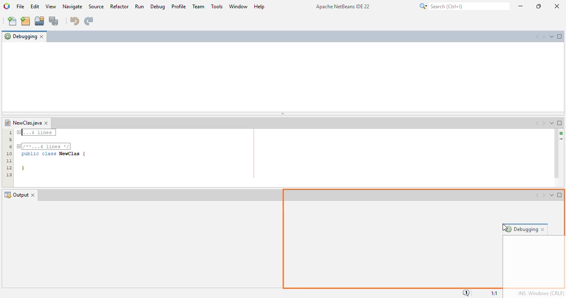 The height and width of the screenshot is (298, 566). I want to click on show opened documents list, so click(551, 36).